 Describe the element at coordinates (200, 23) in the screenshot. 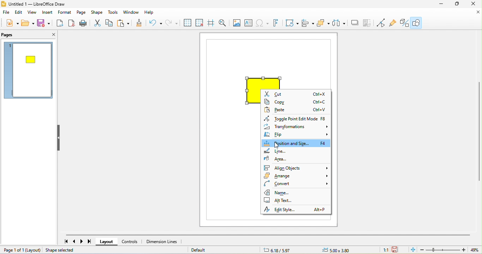

I see `snap to grid` at that location.